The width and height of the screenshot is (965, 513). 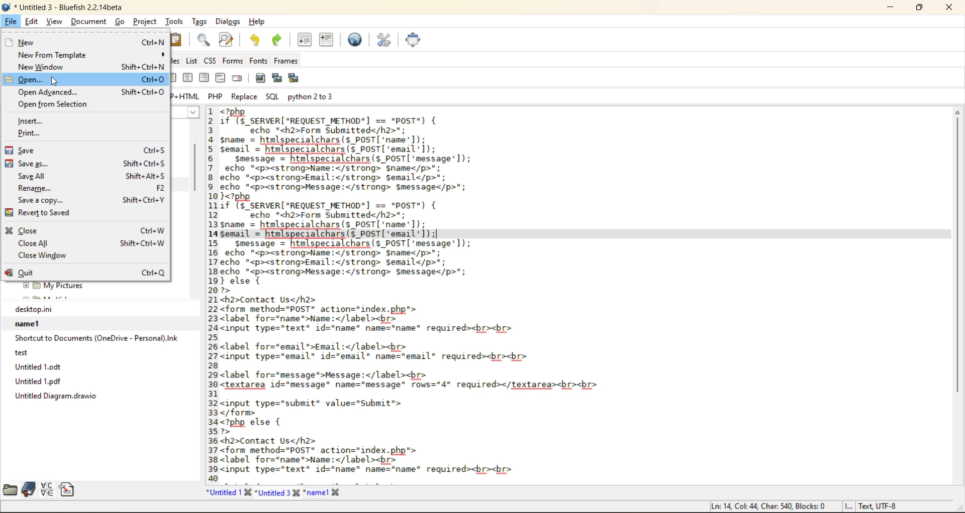 What do you see at coordinates (279, 40) in the screenshot?
I see `redo` at bounding box center [279, 40].